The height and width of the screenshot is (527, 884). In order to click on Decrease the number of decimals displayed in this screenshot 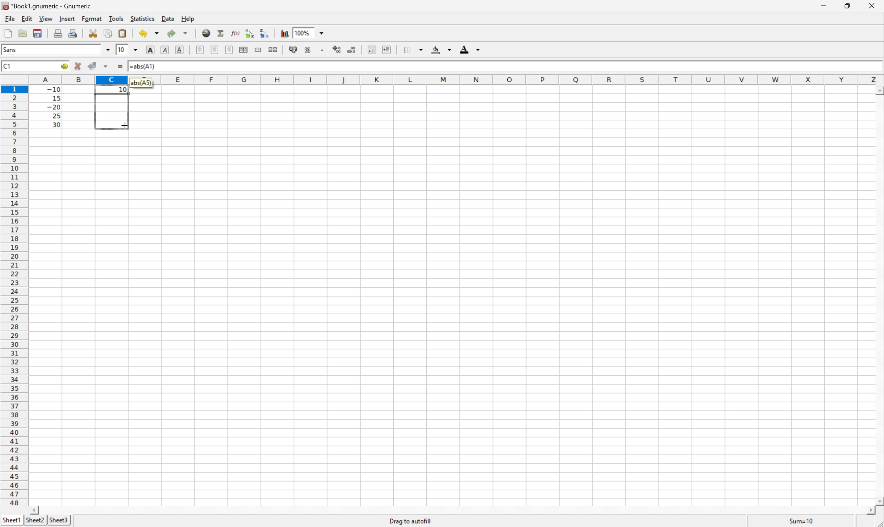, I will do `click(351, 50)`.